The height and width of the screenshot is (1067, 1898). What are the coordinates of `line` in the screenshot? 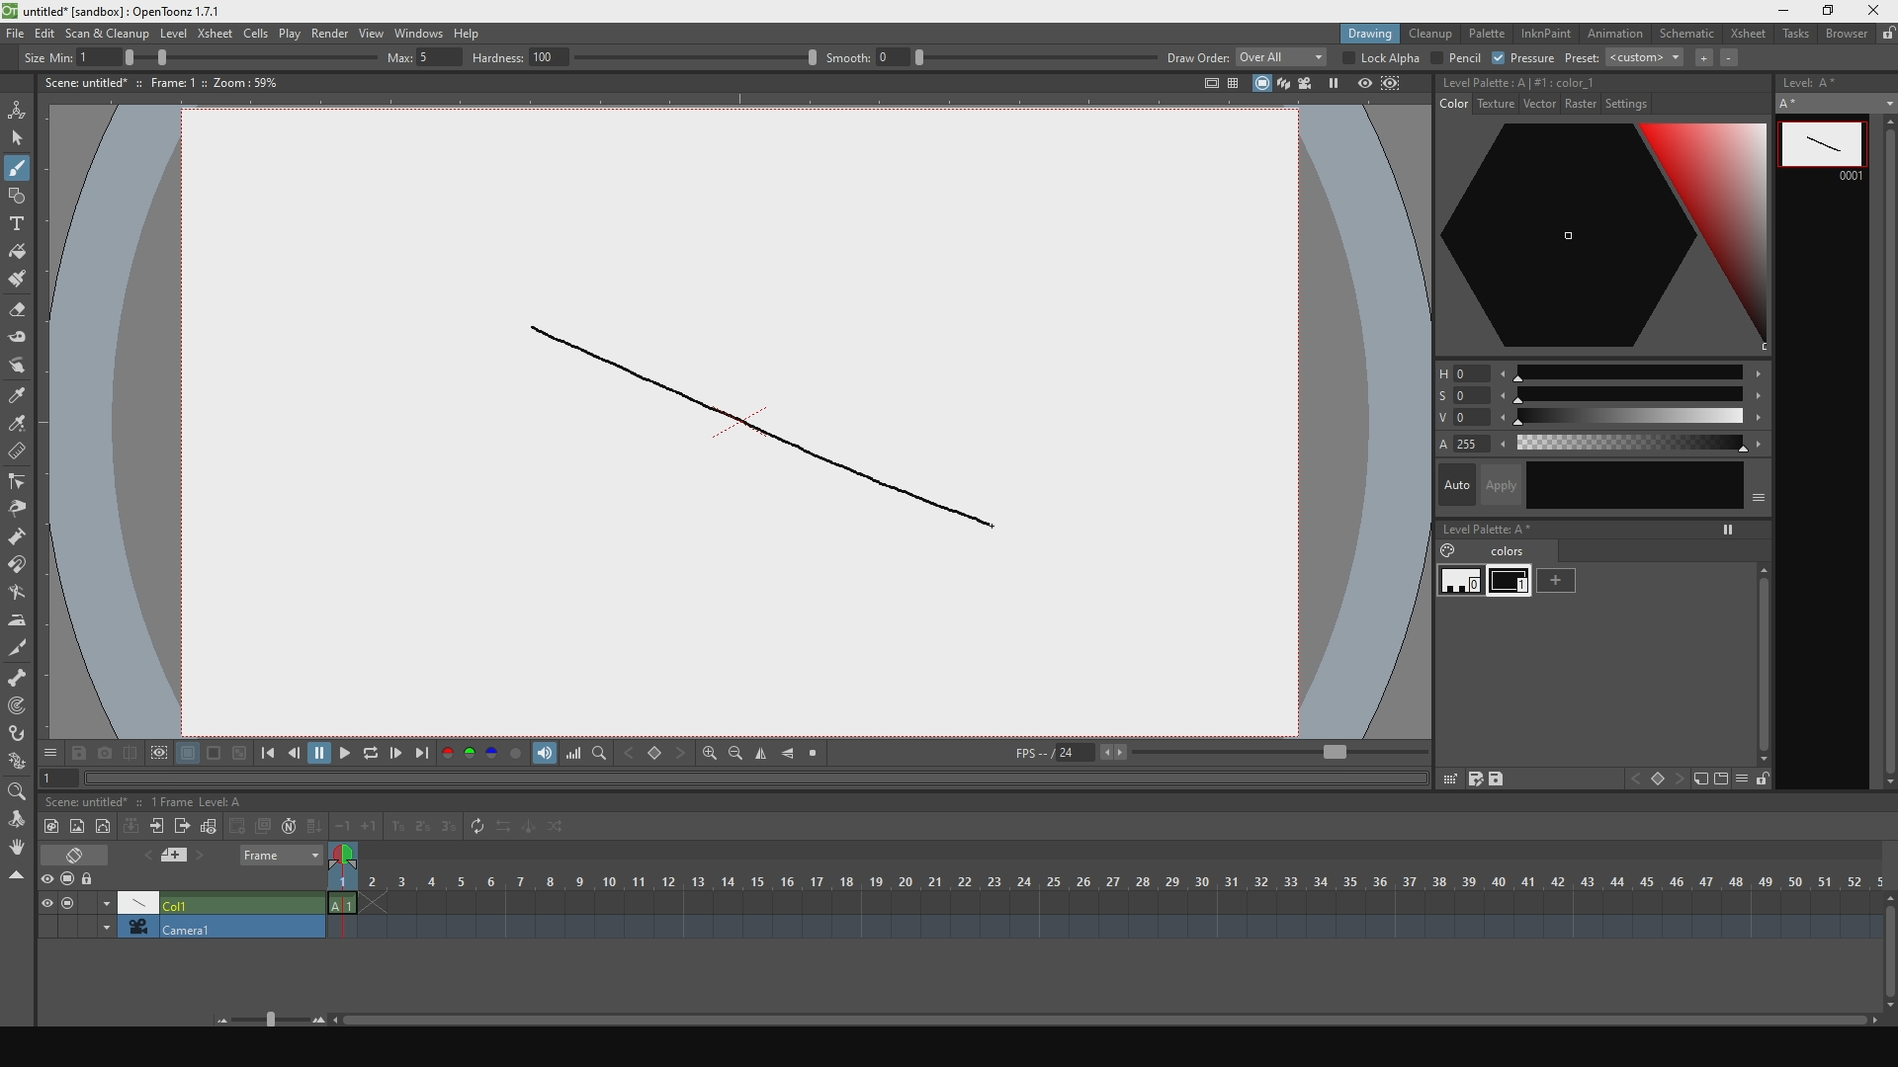 It's located at (765, 429).